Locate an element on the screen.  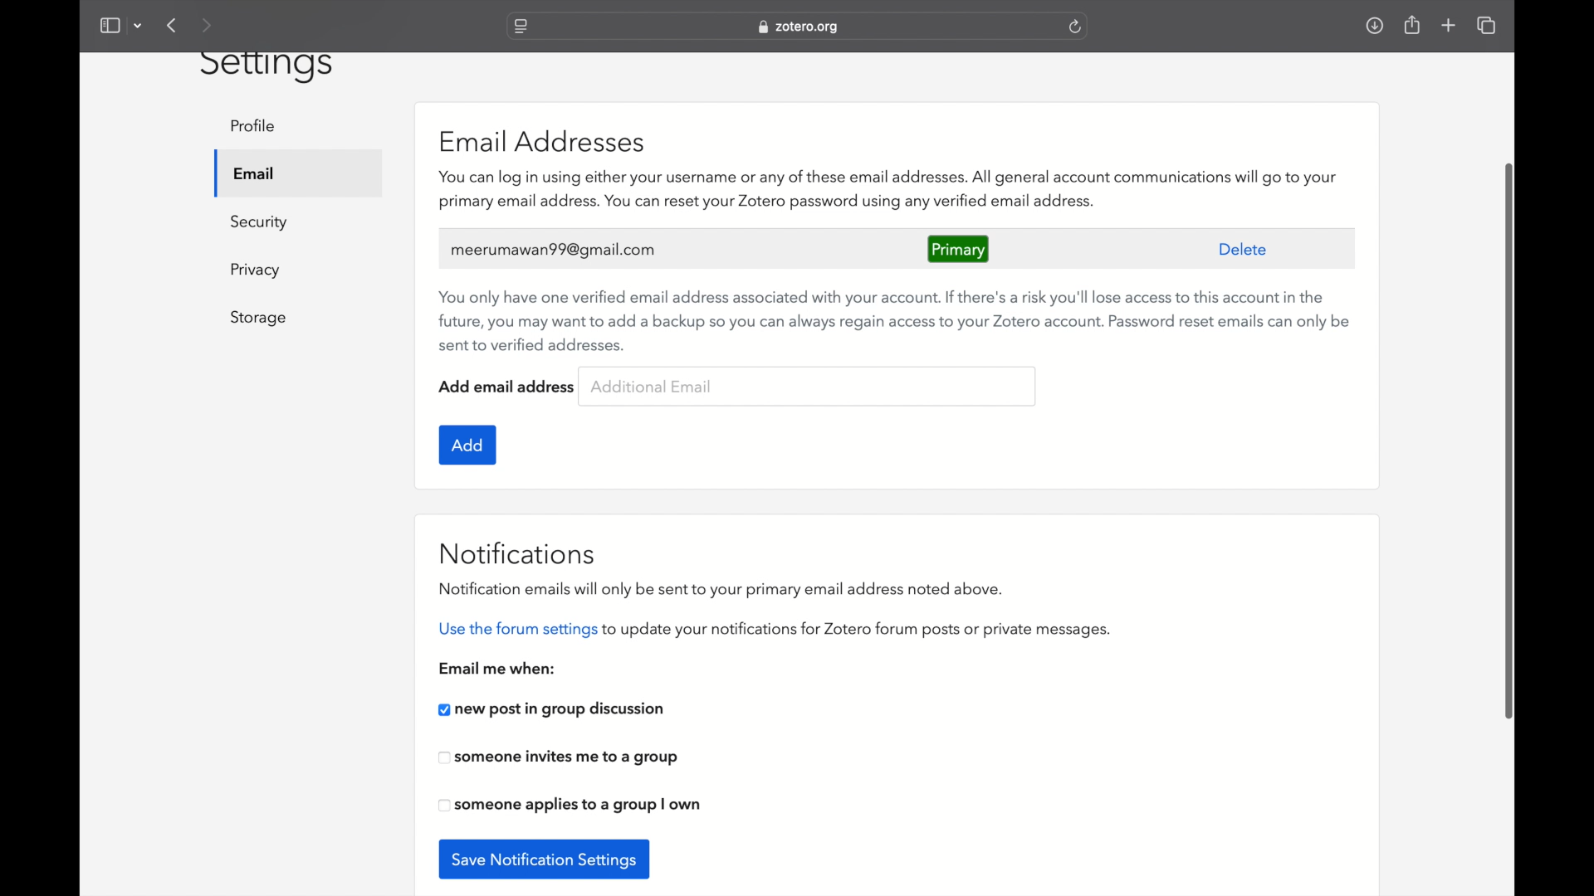
checkbox is located at coordinates (571, 806).